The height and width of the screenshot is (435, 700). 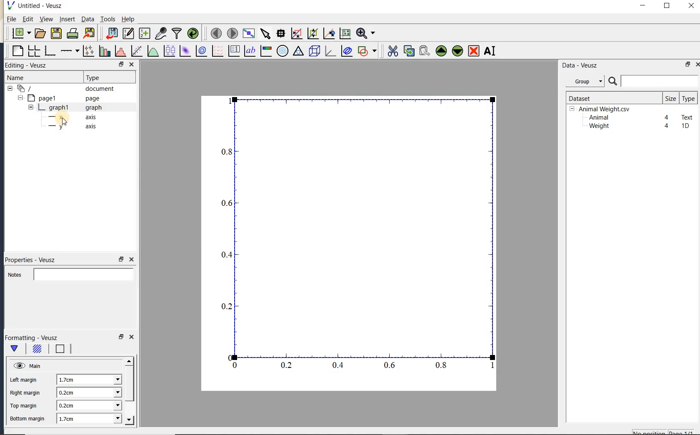 What do you see at coordinates (70, 51) in the screenshot?
I see `add an axis to the plot` at bounding box center [70, 51].